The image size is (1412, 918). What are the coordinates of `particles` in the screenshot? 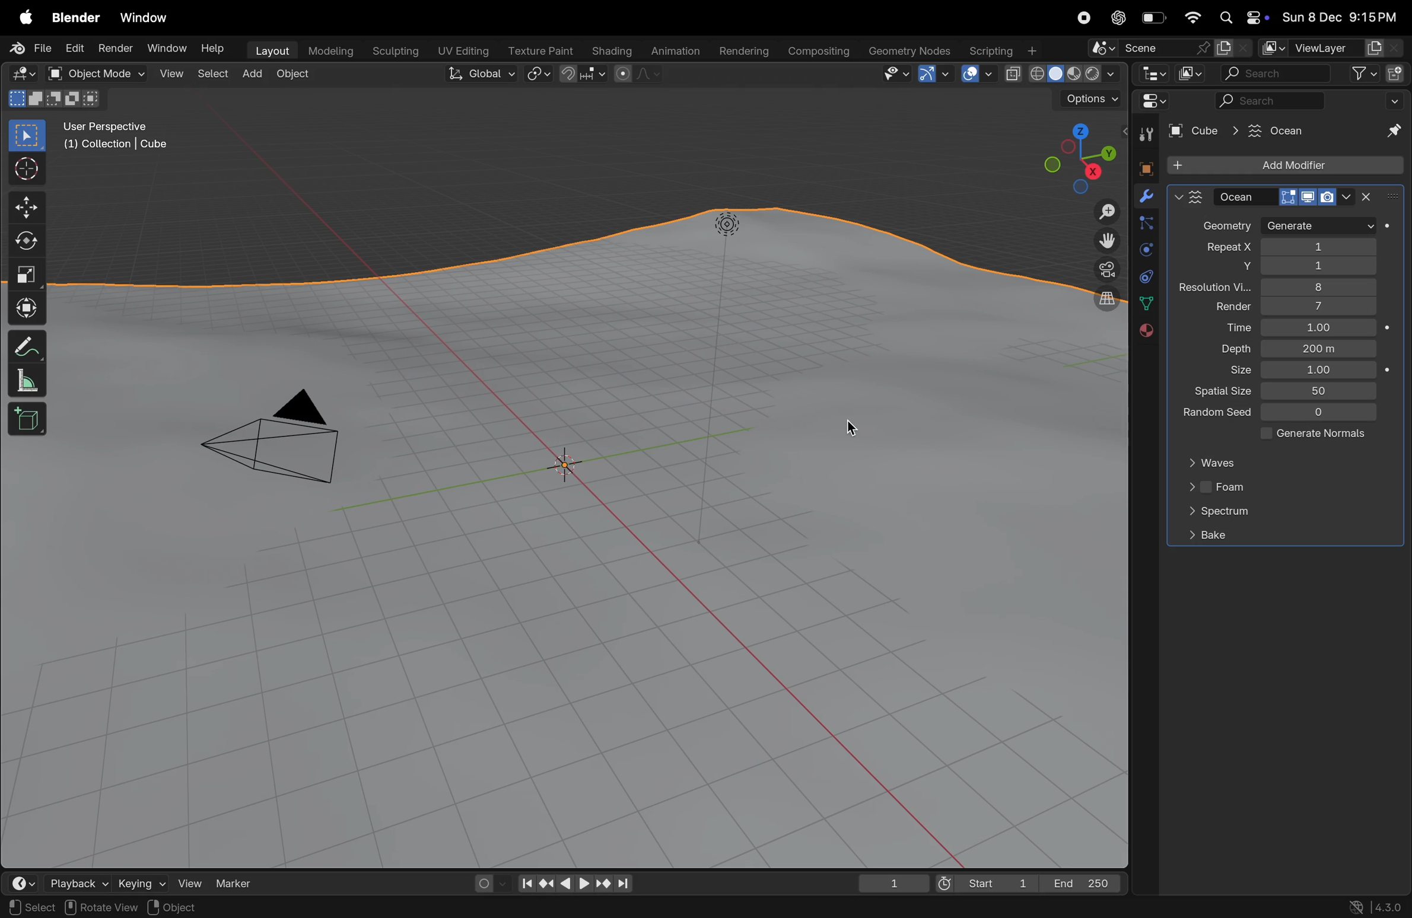 It's located at (1145, 225).